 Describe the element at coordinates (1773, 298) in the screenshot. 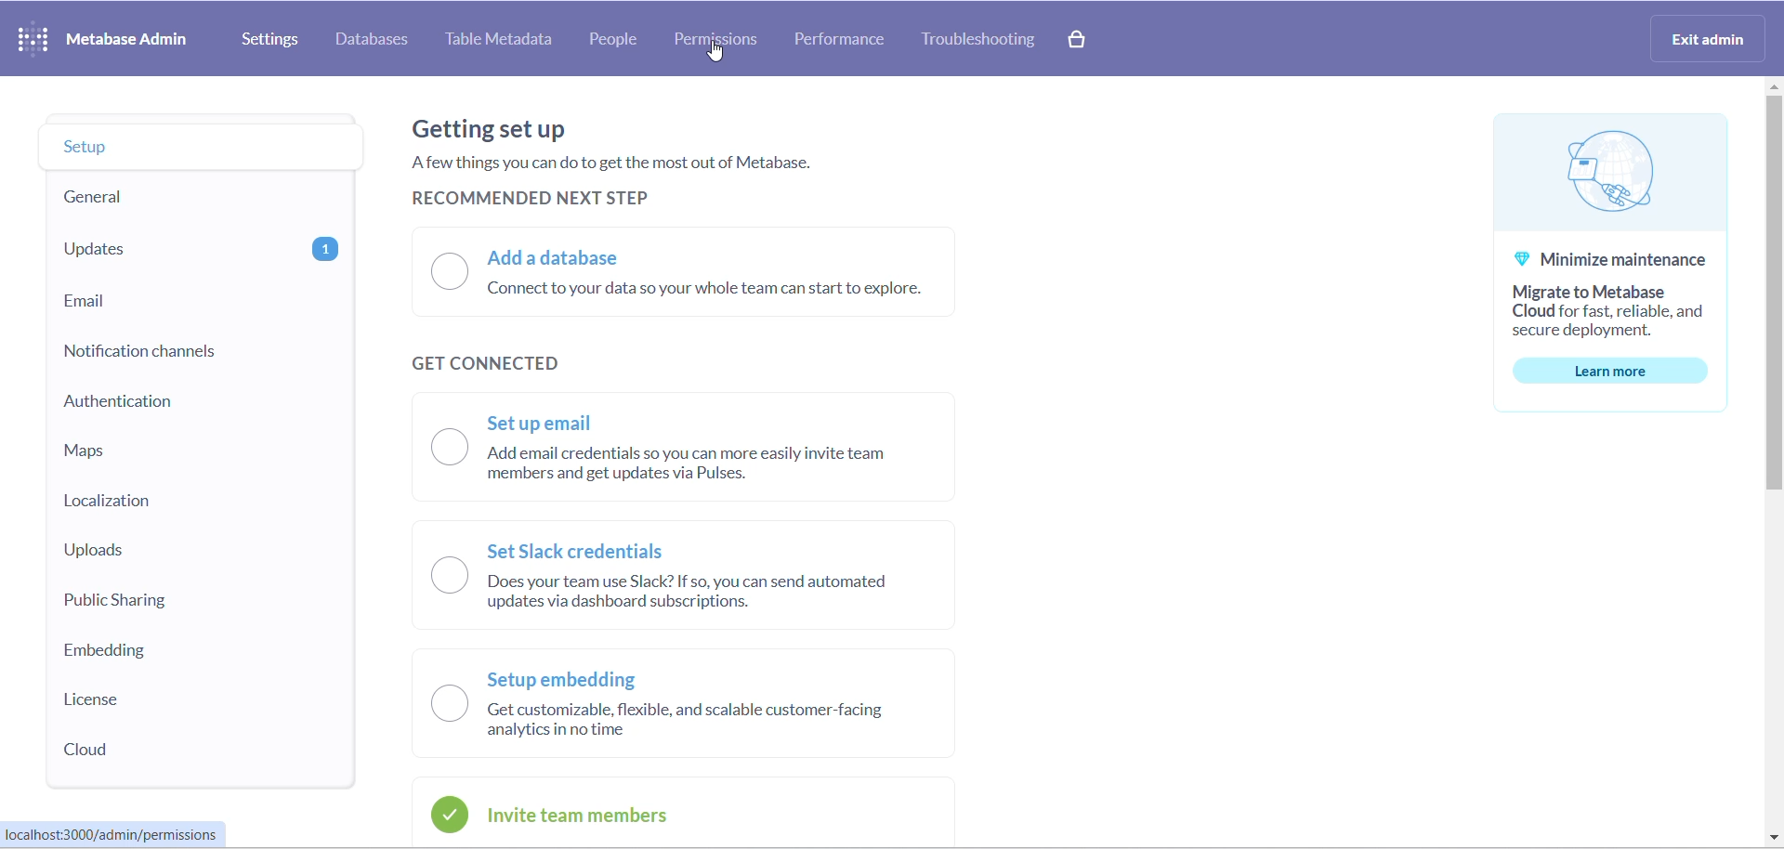

I see `scrollbar` at that location.